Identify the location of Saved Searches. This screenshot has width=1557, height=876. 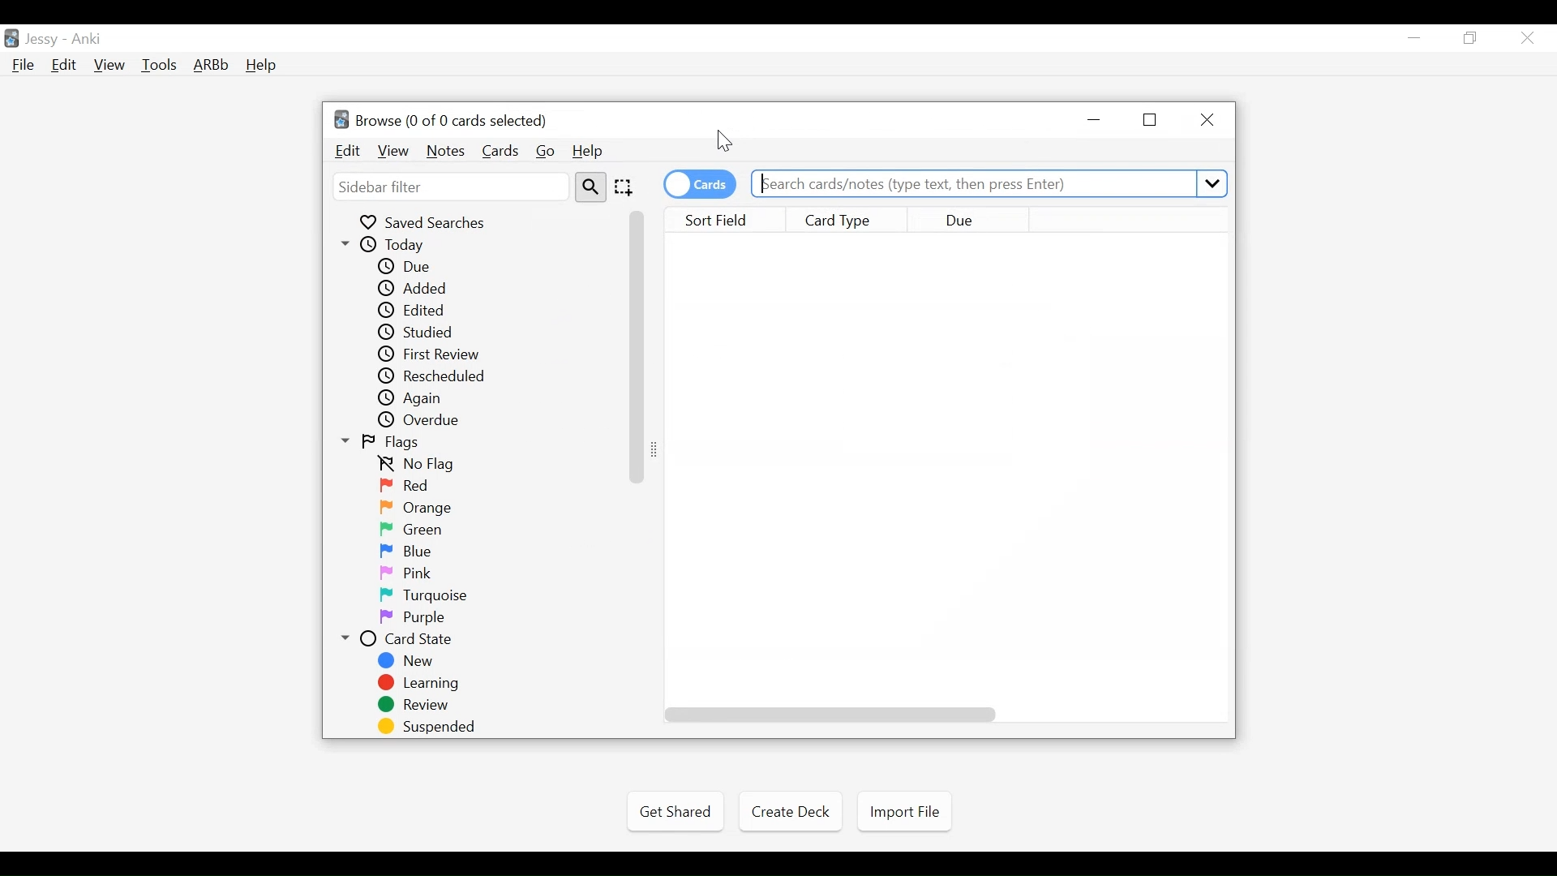
(431, 221).